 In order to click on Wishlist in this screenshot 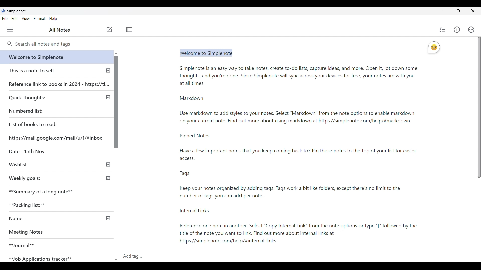, I will do `click(18, 164)`.